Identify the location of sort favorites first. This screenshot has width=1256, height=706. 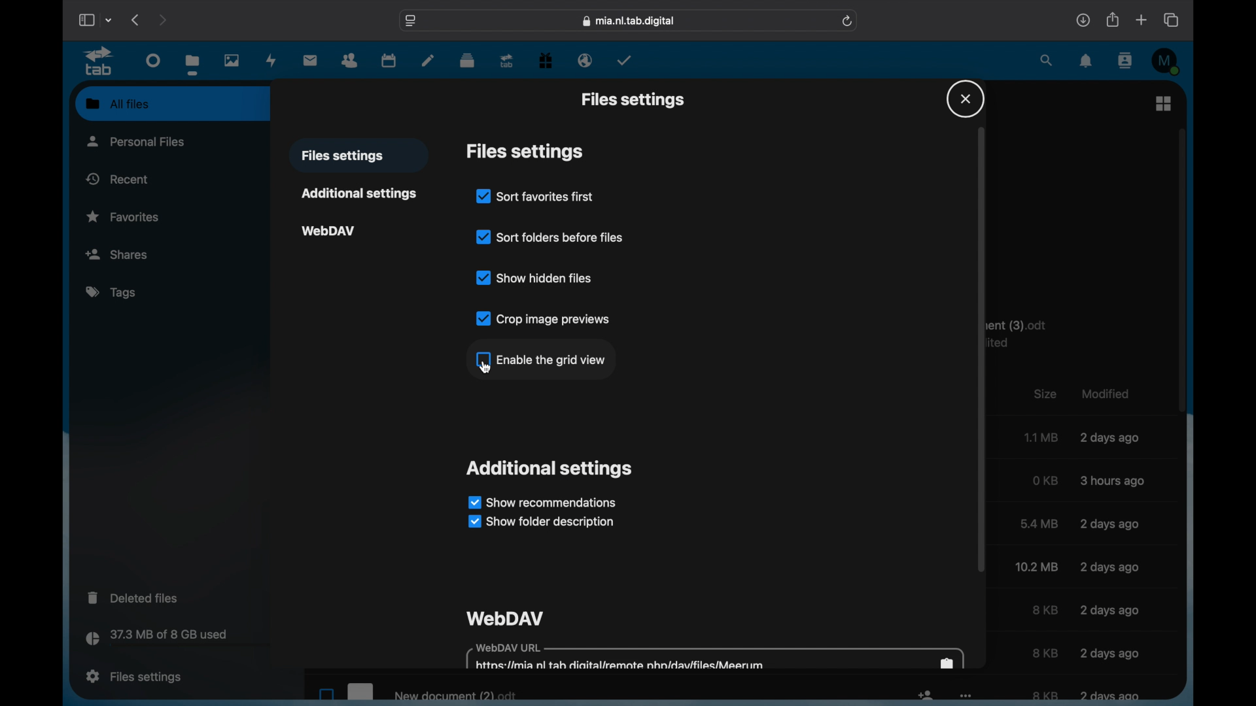
(535, 195).